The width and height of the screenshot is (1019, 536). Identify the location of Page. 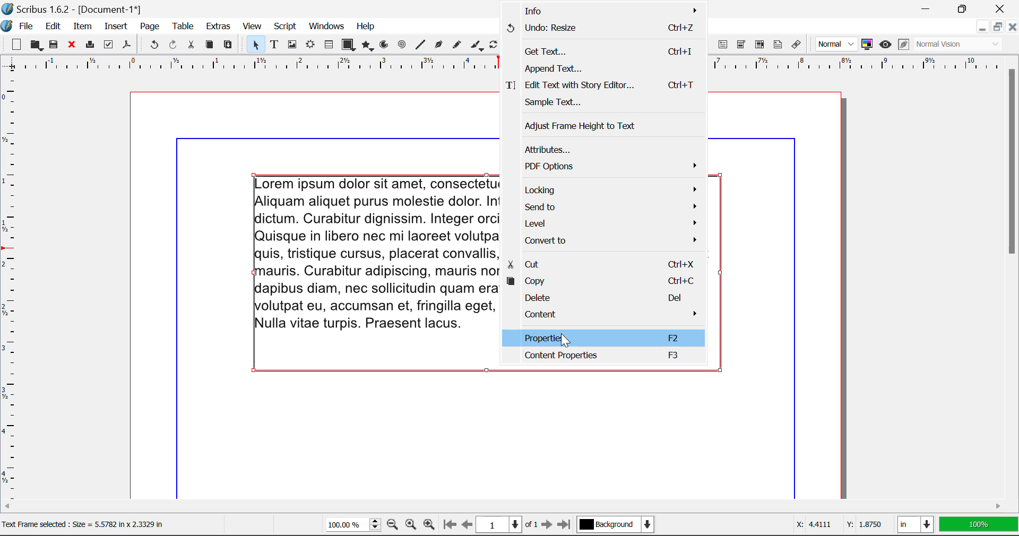
(149, 27).